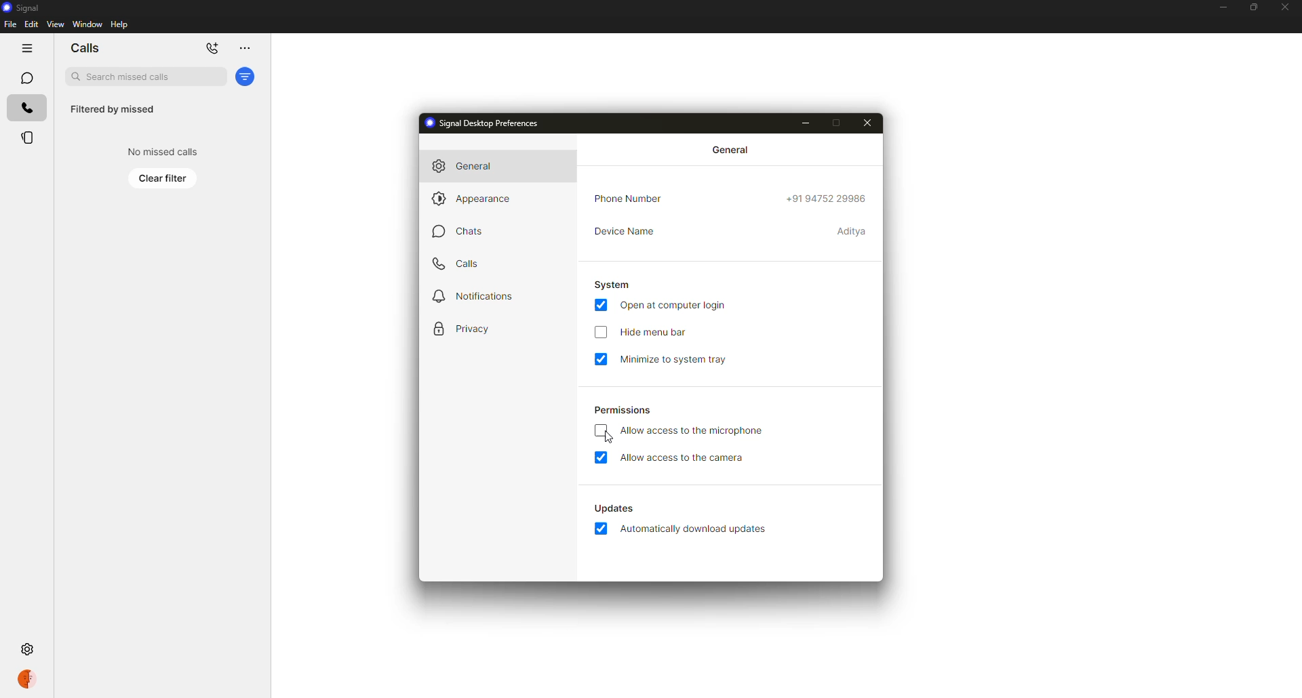 This screenshot has width=1302, height=698. What do you see at coordinates (481, 296) in the screenshot?
I see `notifications` at bounding box center [481, 296].